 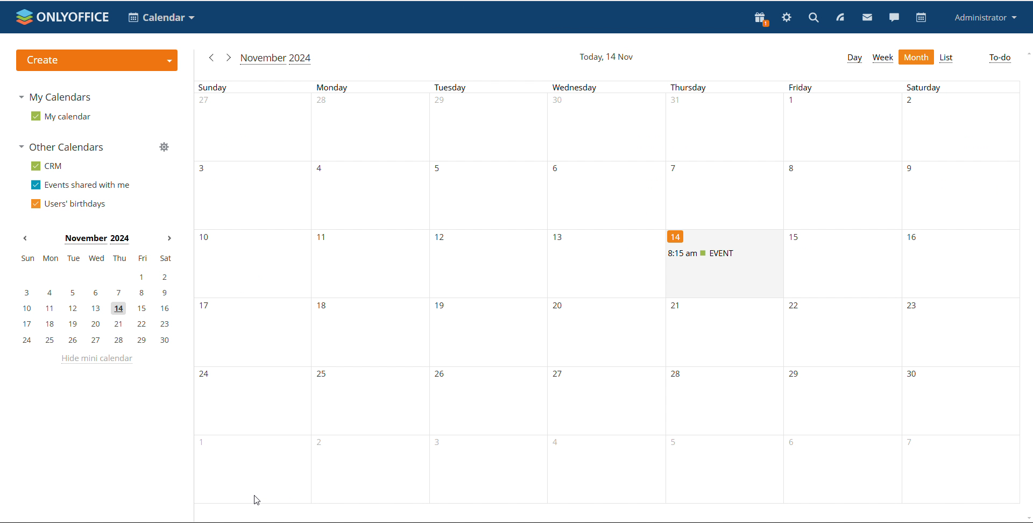 What do you see at coordinates (61, 116) in the screenshot?
I see `my calendar` at bounding box center [61, 116].